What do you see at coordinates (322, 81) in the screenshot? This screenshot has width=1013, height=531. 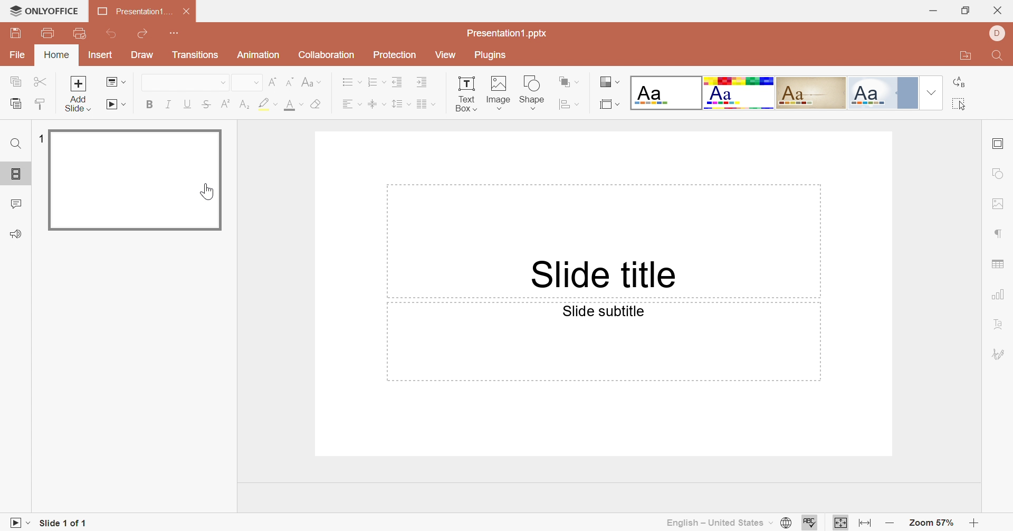 I see `Drop Down` at bounding box center [322, 81].